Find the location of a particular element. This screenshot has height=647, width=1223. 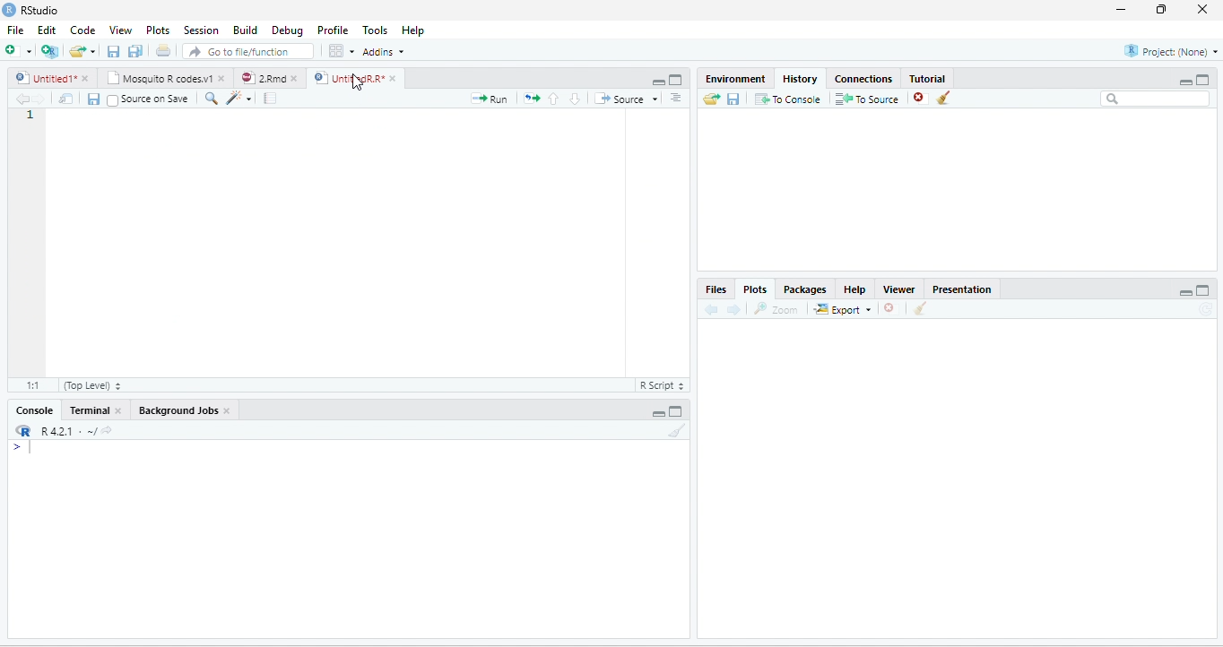

Show in new window is located at coordinates (67, 99).